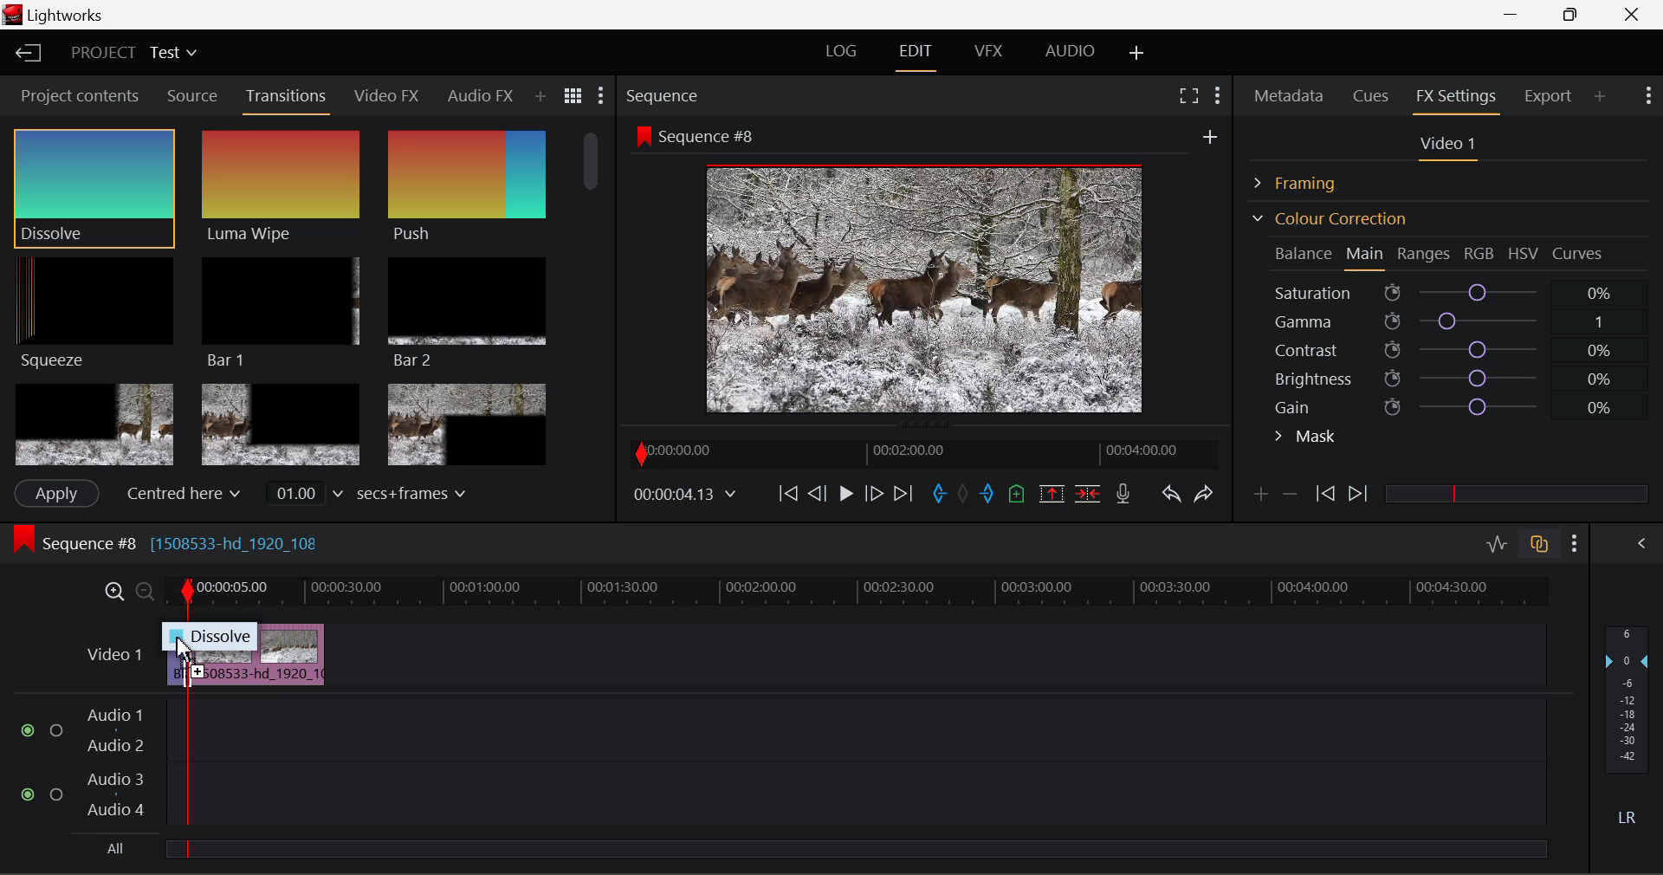 The height and width of the screenshot is (875, 1663). Describe the element at coordinates (686, 496) in the screenshot. I see `Frame Time` at that location.